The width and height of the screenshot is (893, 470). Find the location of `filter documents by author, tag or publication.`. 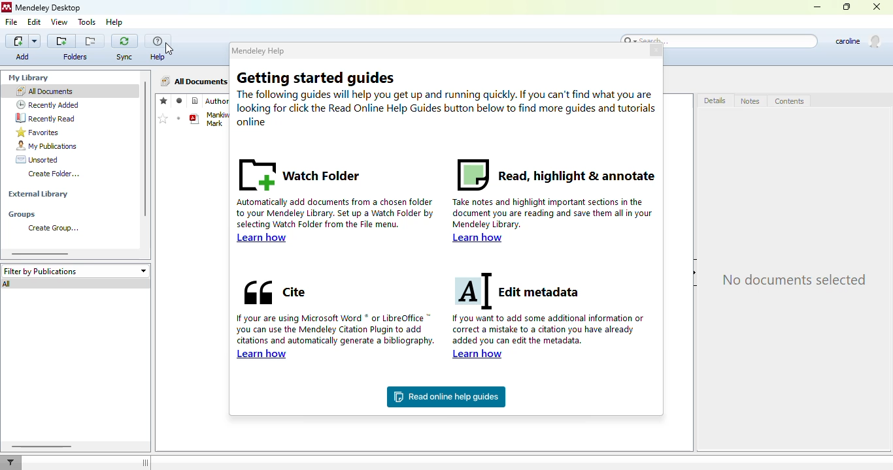

filter documents by author, tag or publication. is located at coordinates (11, 462).